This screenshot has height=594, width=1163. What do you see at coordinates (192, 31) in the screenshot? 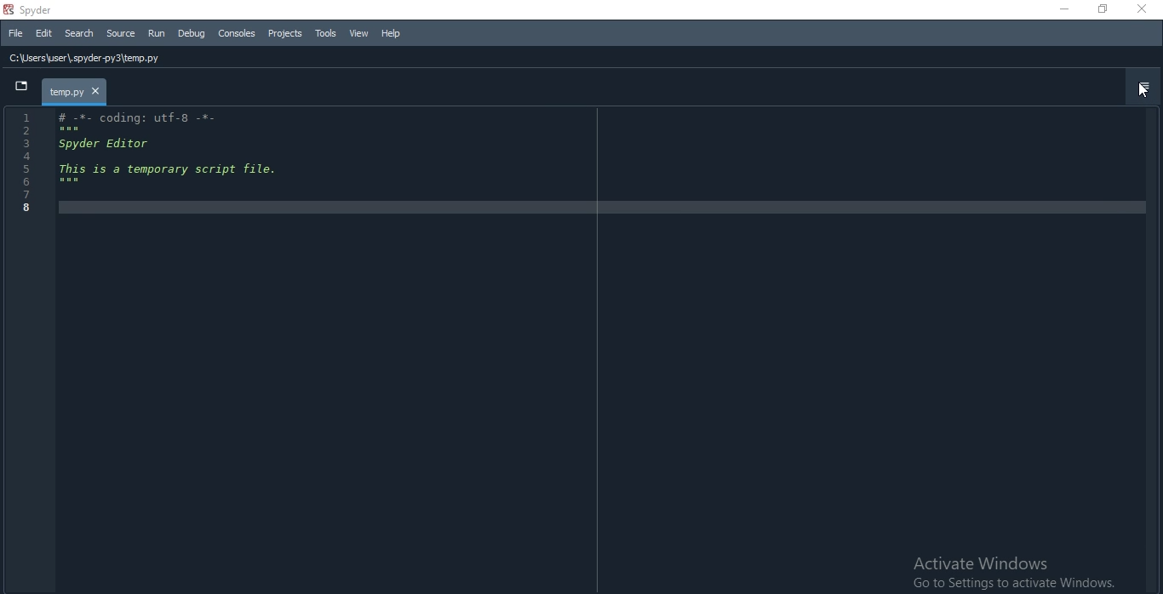
I see `Debug` at bounding box center [192, 31].